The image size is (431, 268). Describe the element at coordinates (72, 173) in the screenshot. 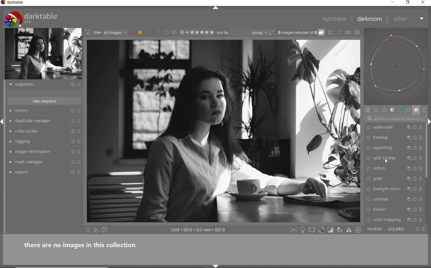

I see `reset` at that location.